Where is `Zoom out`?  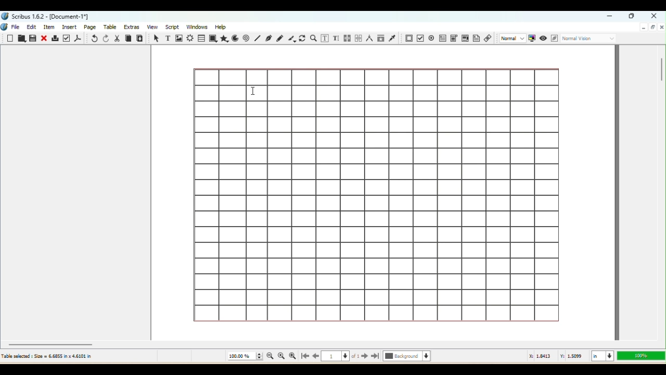 Zoom out is located at coordinates (268, 357).